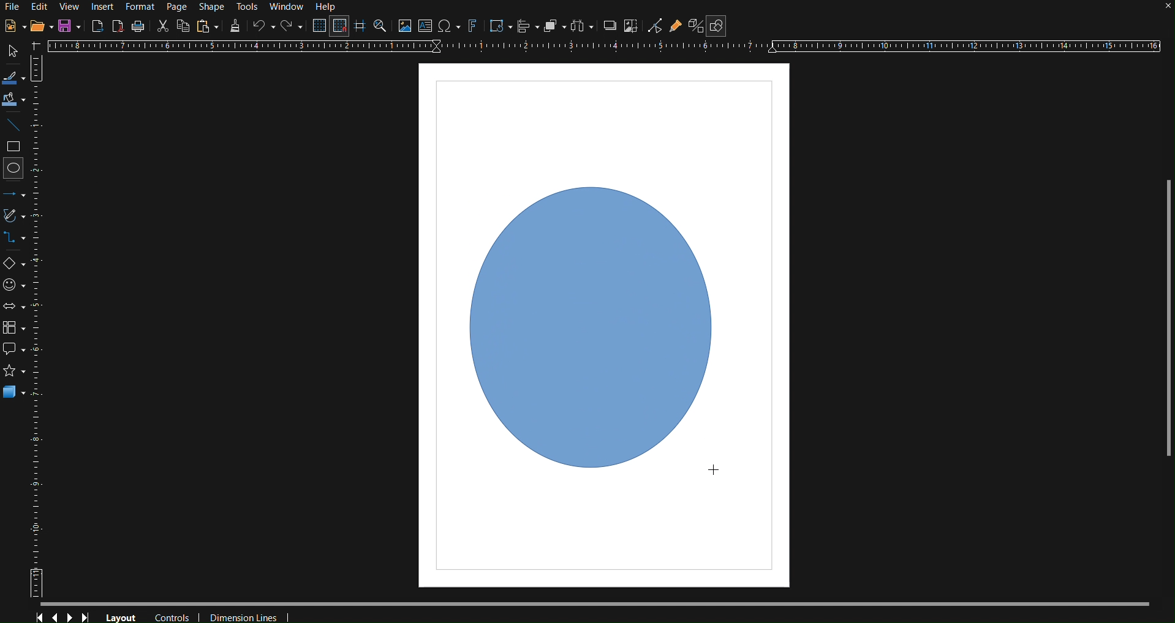 Image resolution: width=1175 pixels, height=623 pixels. I want to click on Transformations, so click(499, 27).